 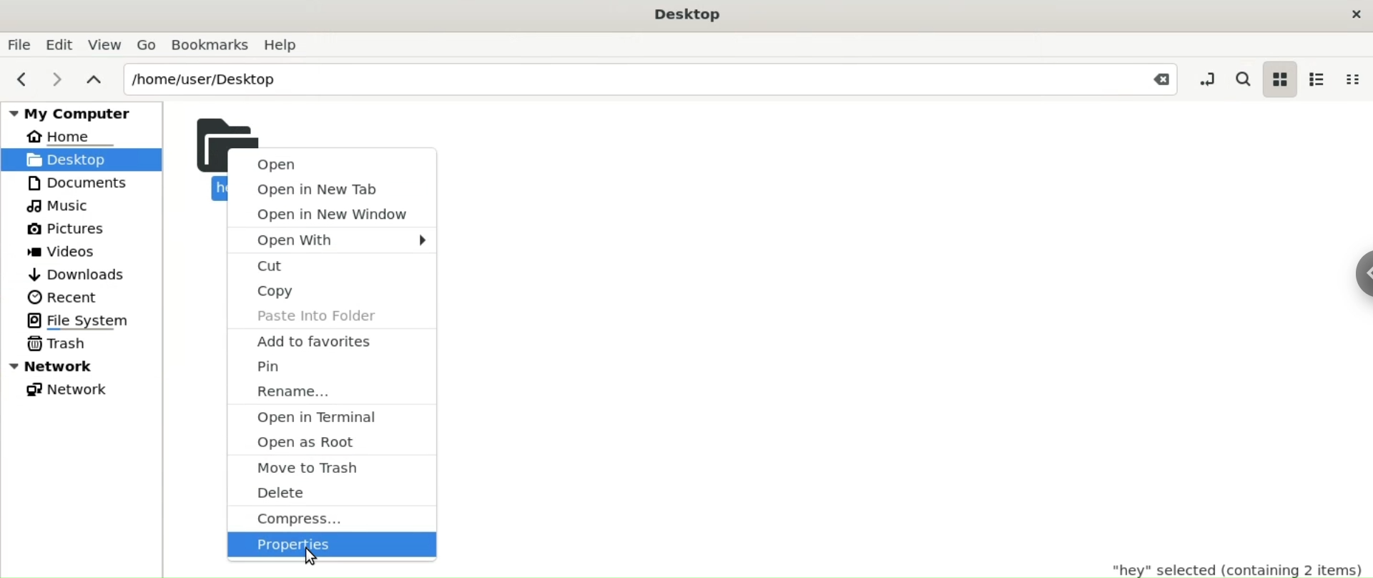 I want to click on Music, so click(x=61, y=205).